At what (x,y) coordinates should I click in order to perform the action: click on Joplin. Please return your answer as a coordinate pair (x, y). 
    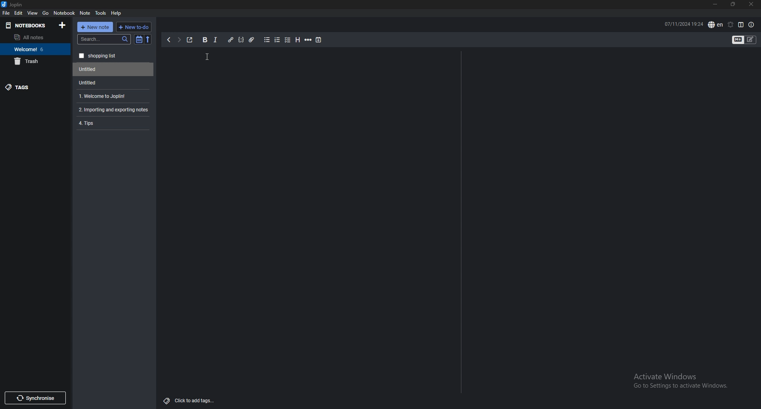
    Looking at the image, I should click on (18, 4).